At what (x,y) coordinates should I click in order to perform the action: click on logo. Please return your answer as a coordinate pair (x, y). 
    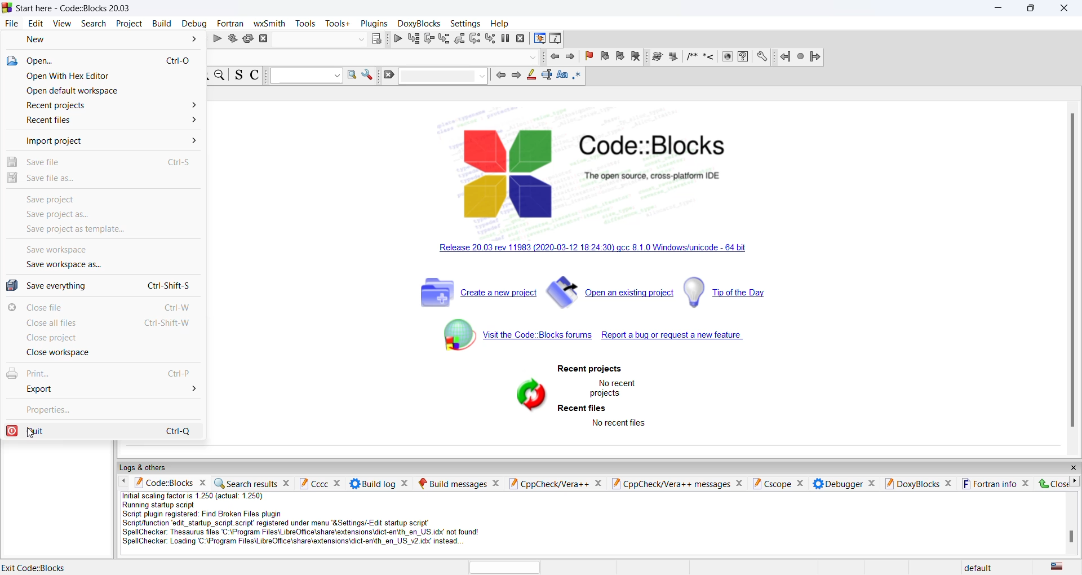
    Looking at the image, I should click on (7, 7).